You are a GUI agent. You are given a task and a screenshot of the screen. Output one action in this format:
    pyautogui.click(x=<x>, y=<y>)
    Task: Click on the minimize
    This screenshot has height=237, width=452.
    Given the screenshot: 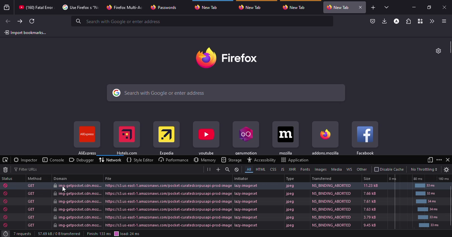 What is the action you would take?
    pyautogui.click(x=415, y=8)
    